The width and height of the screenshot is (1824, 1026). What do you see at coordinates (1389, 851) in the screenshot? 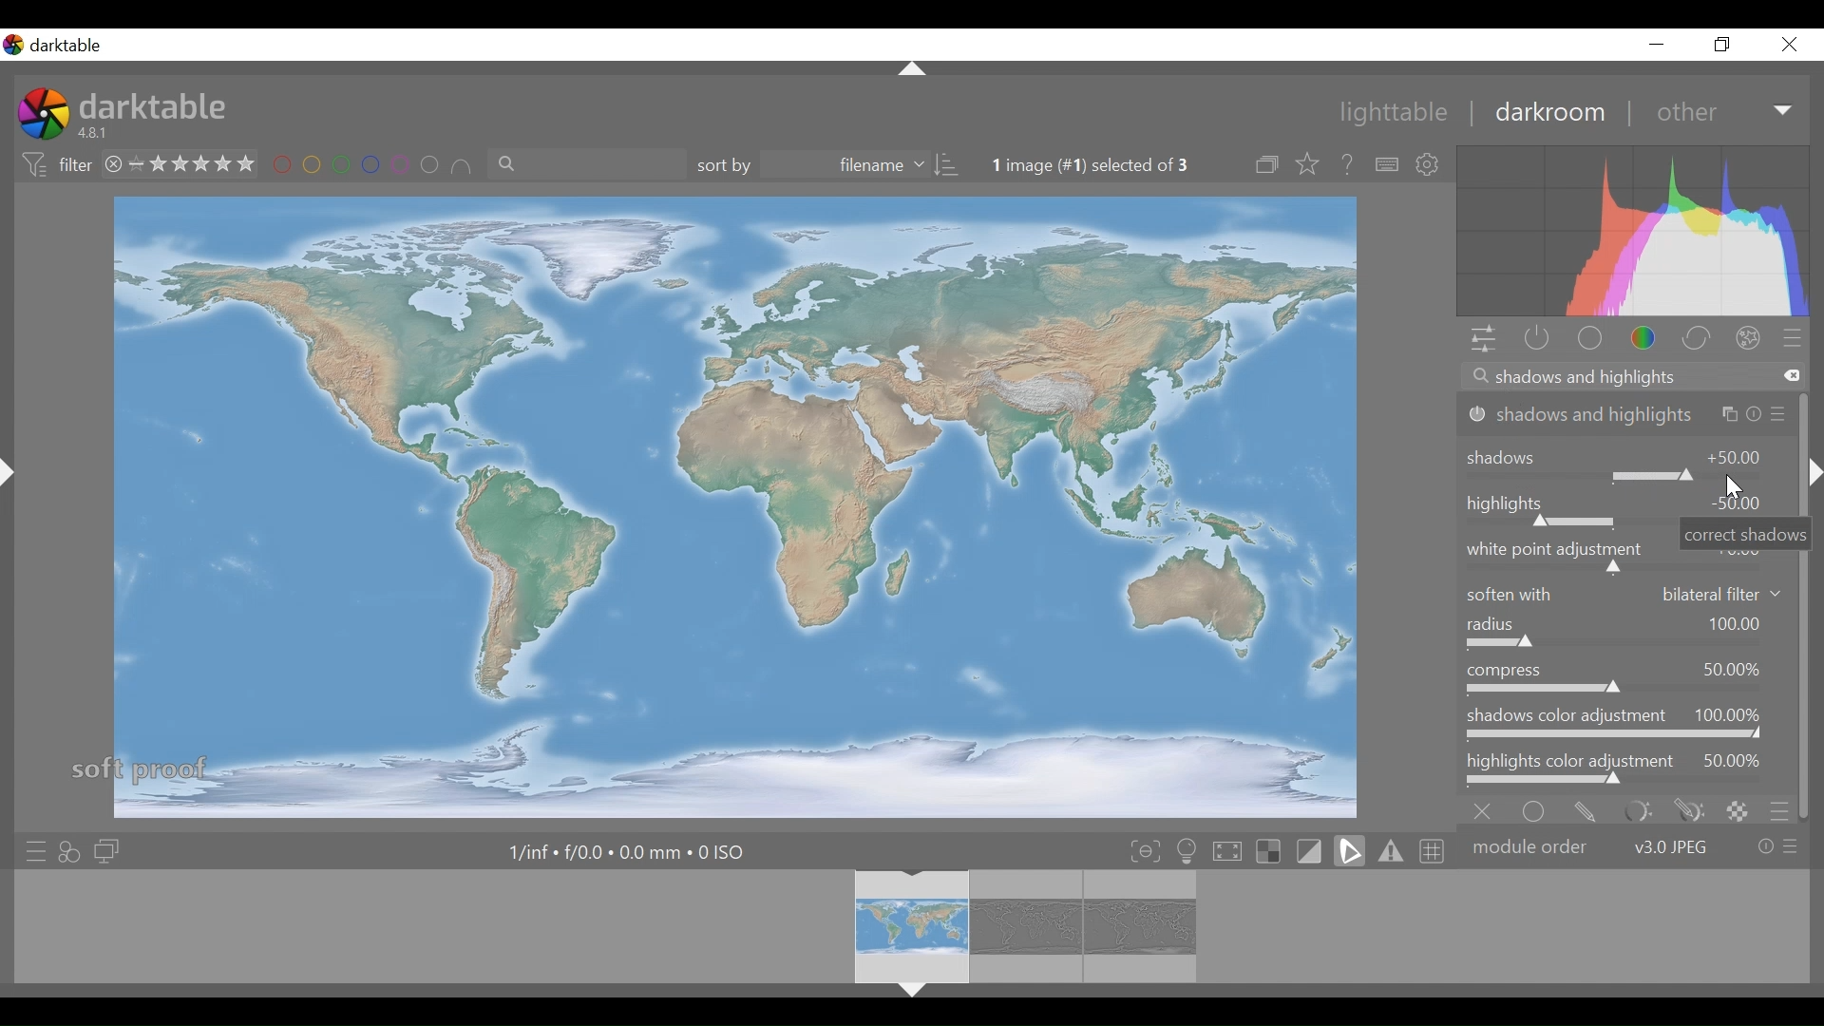
I see `toggle gamut checking` at bounding box center [1389, 851].